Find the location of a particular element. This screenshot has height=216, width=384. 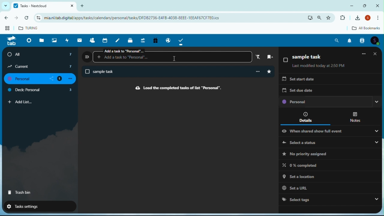

Toggle star tasks is located at coordinates (269, 72).